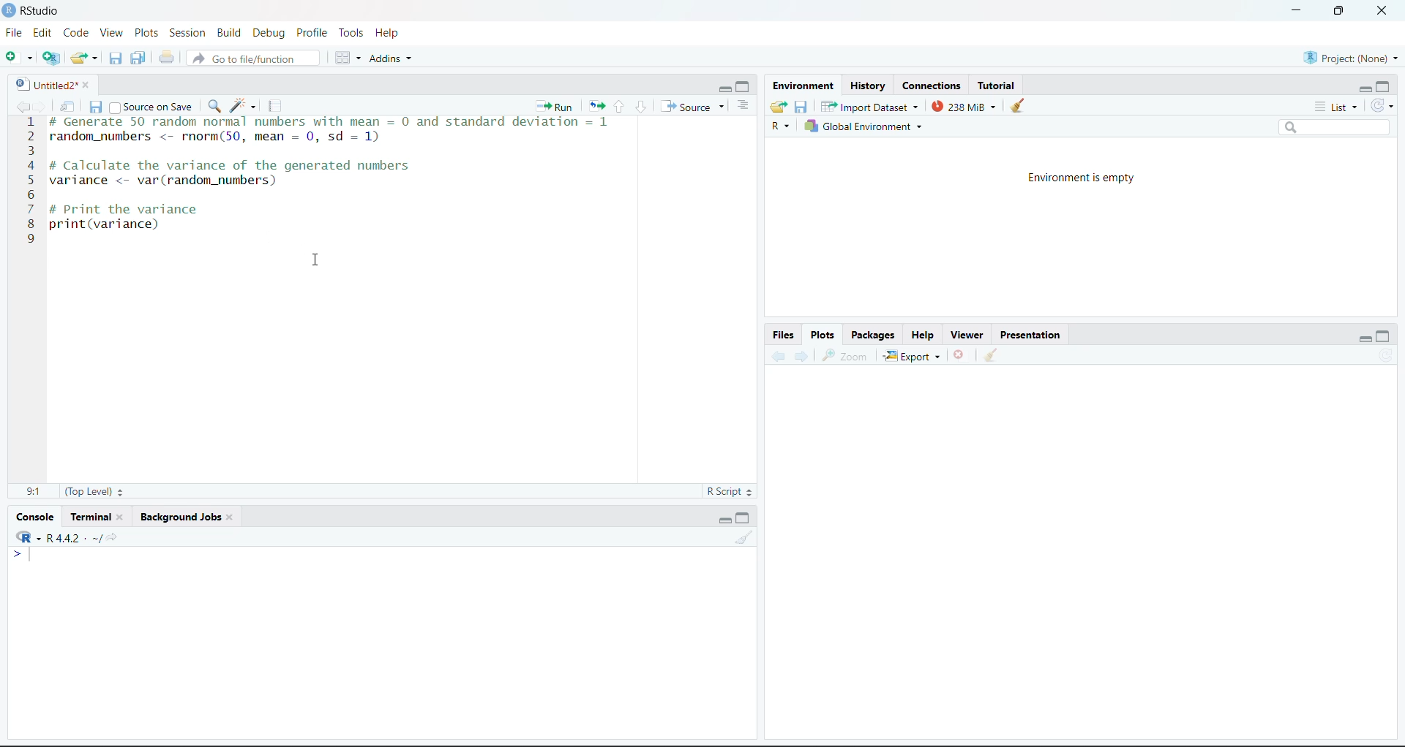 The width and height of the screenshot is (1405, 747). I want to click on code tools, so click(244, 106).